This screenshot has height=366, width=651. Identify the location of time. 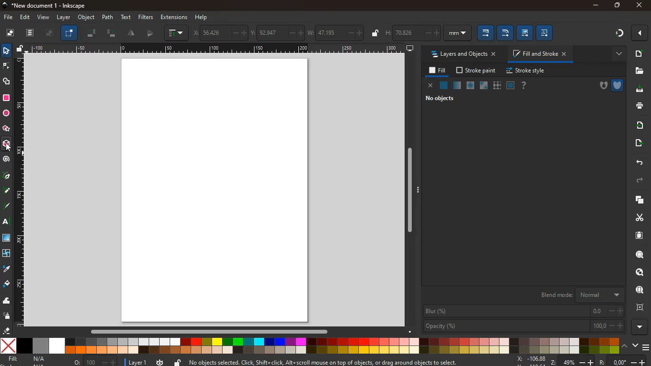
(159, 362).